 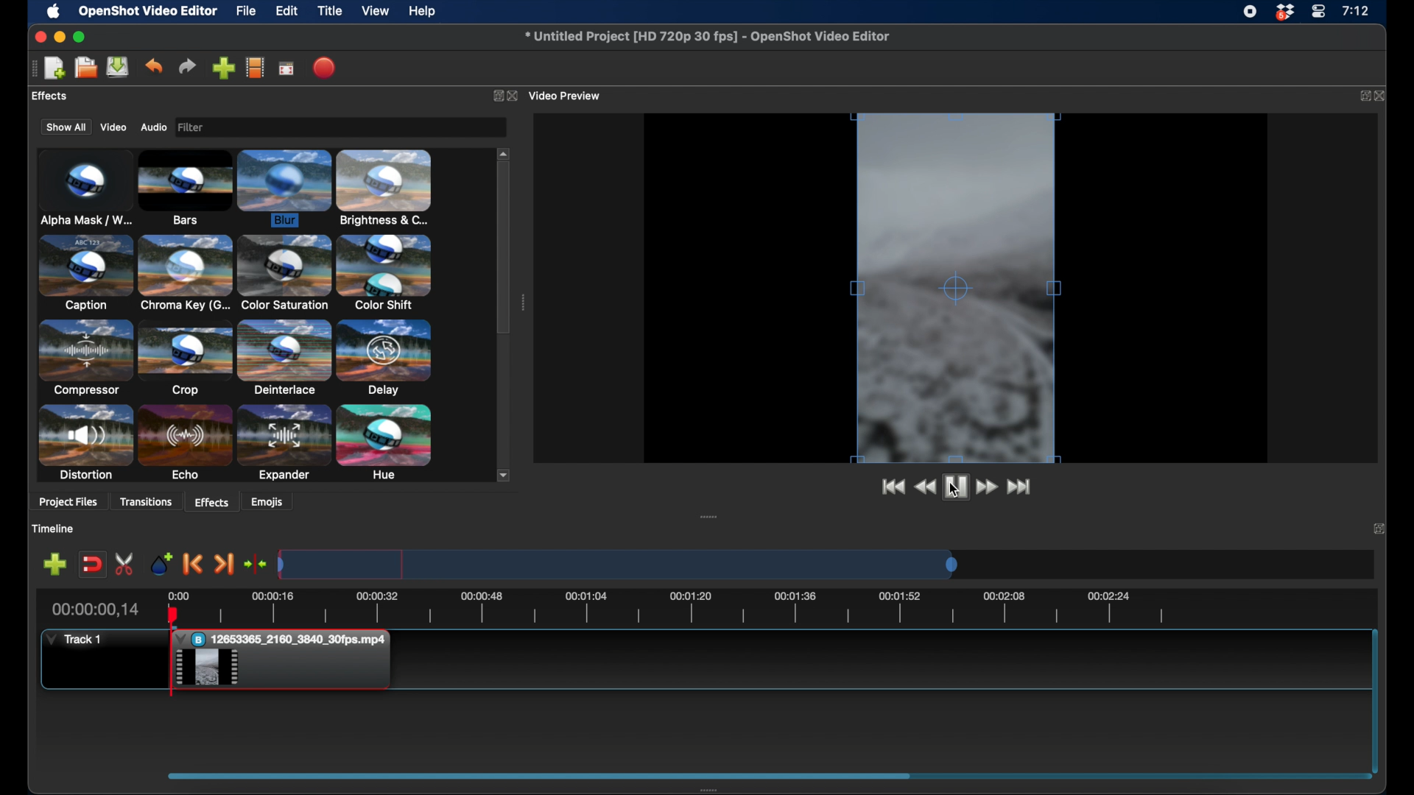 I want to click on undo, so click(x=154, y=66).